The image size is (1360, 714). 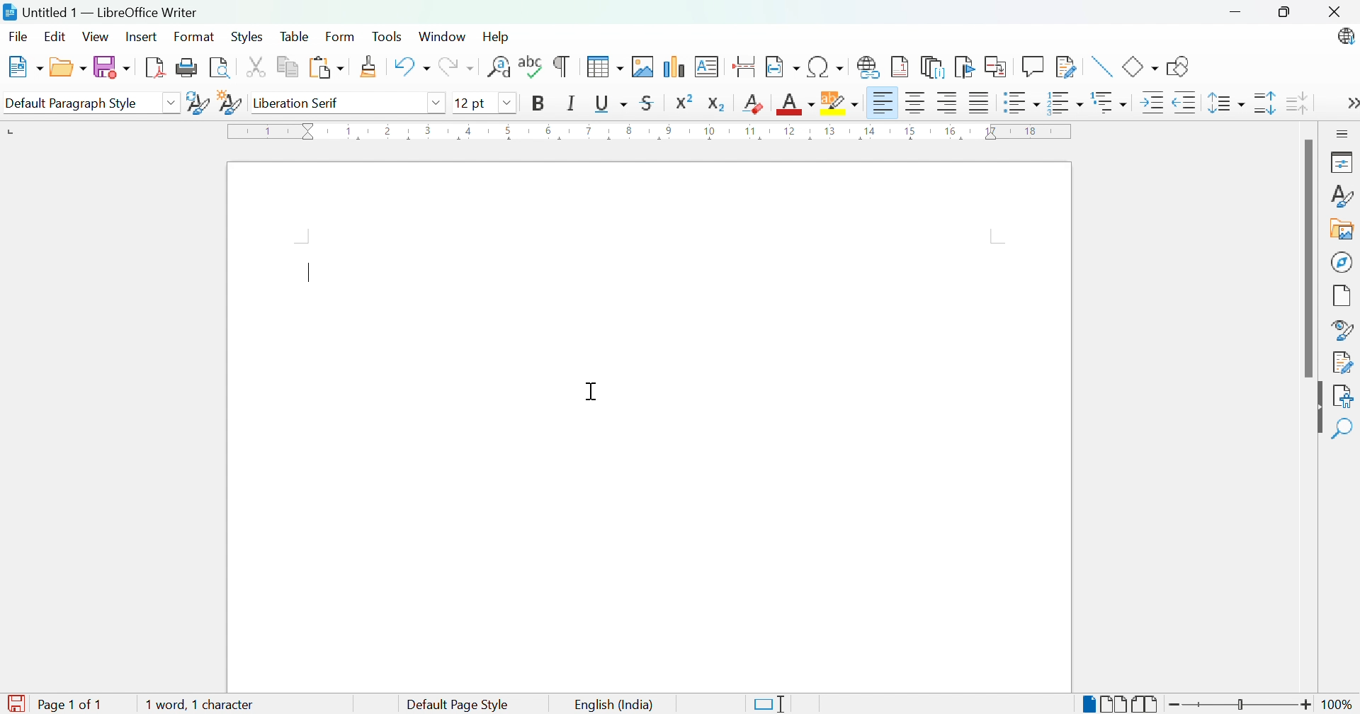 I want to click on Zoom in, so click(x=1307, y=705).